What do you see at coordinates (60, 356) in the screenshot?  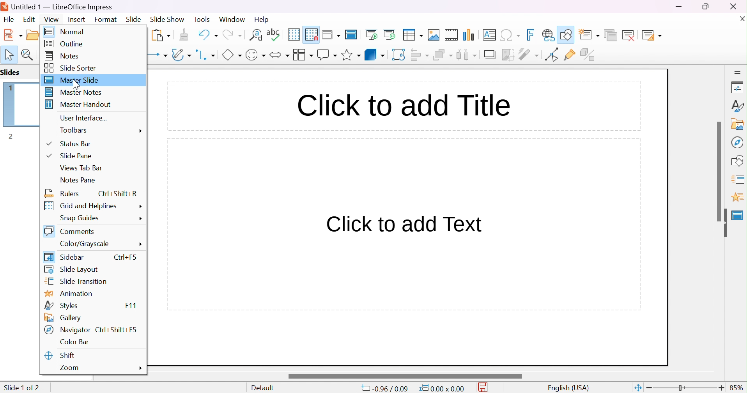 I see `shift` at bounding box center [60, 356].